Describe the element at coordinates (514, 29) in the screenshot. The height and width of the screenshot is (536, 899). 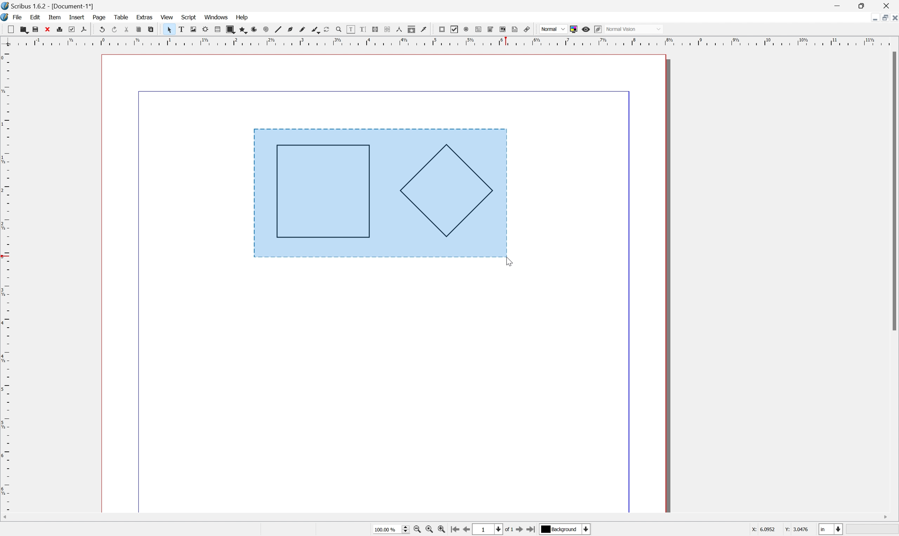
I see `Text annotation` at that location.